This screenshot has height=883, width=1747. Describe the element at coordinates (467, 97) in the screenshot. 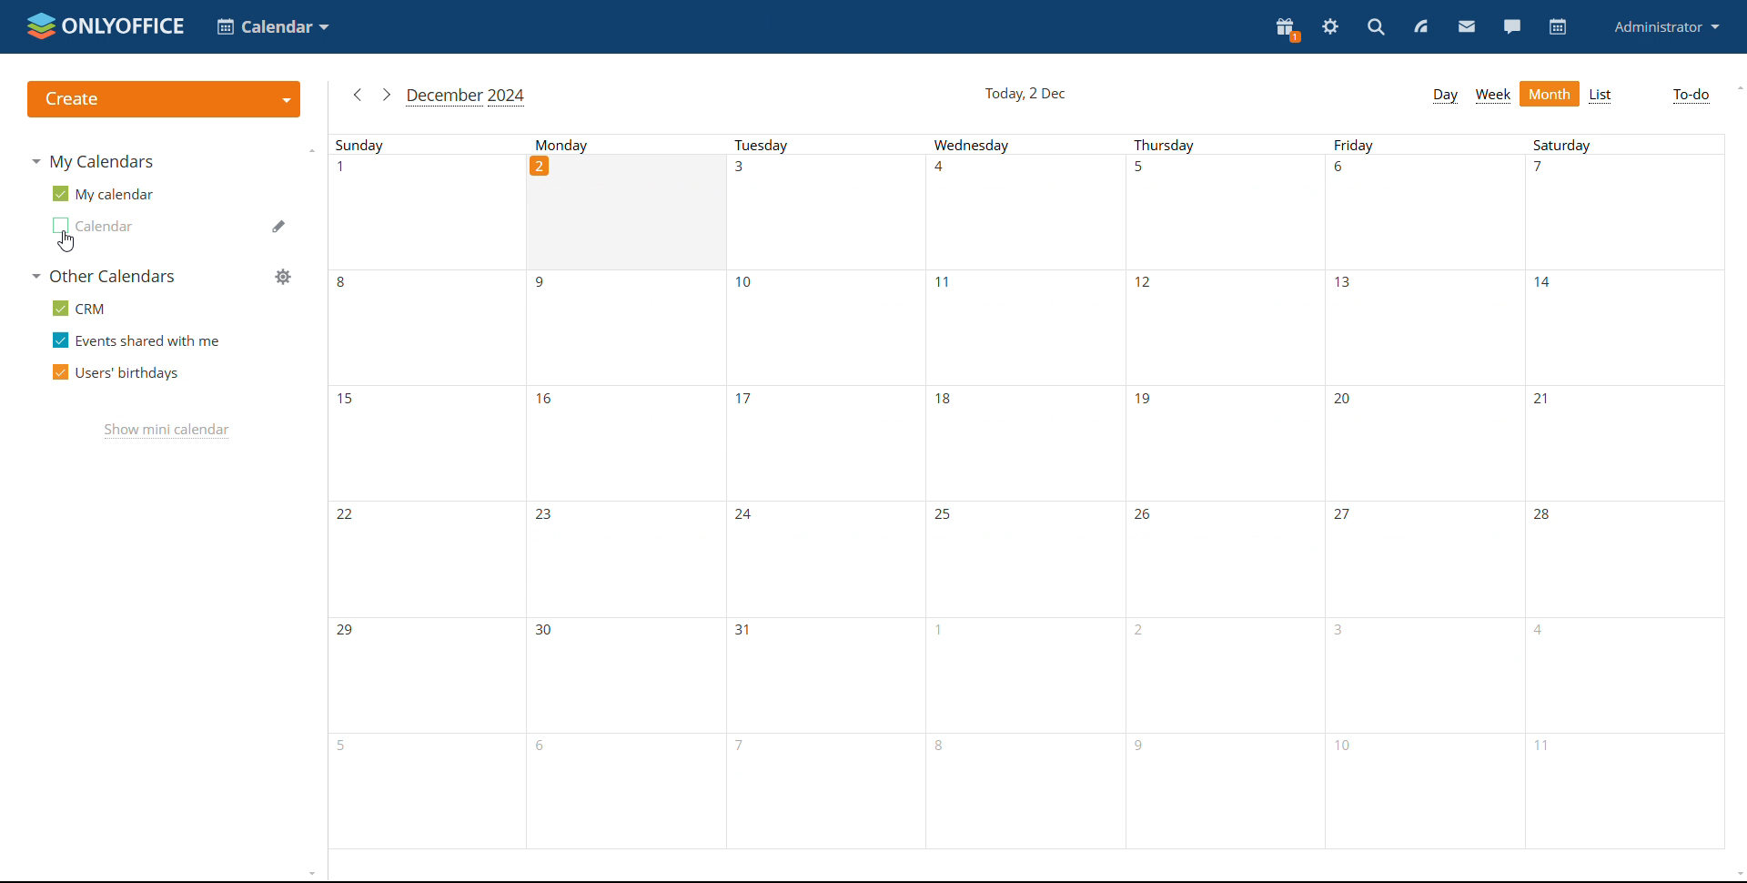

I see `current month` at that location.